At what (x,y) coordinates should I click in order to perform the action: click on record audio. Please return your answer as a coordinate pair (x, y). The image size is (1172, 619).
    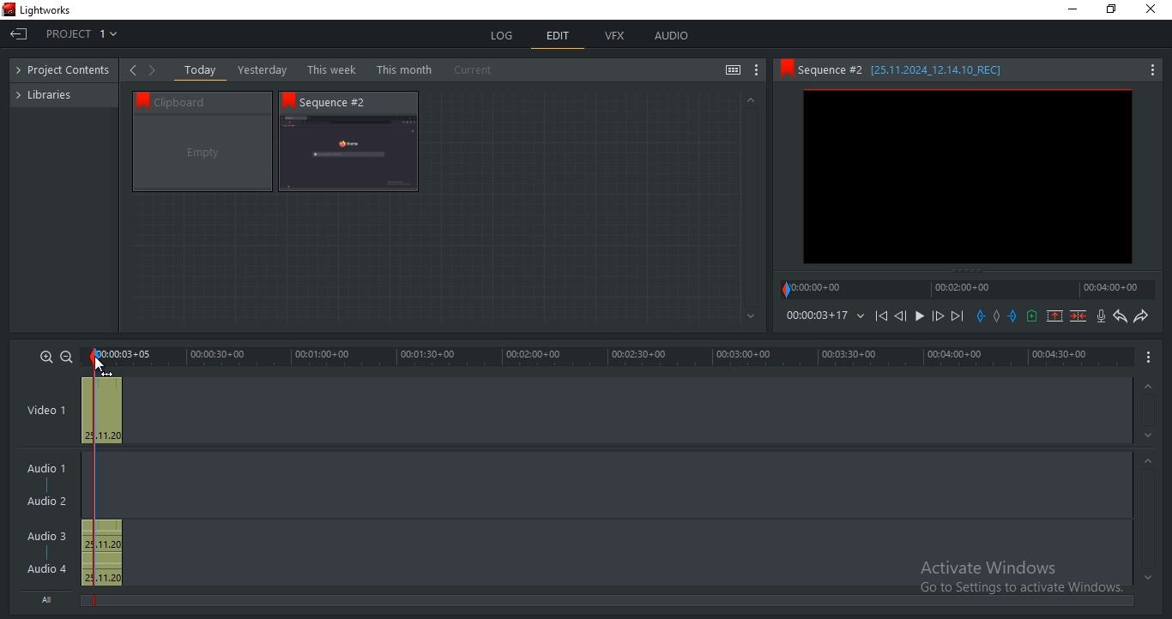
    Looking at the image, I should click on (1103, 316).